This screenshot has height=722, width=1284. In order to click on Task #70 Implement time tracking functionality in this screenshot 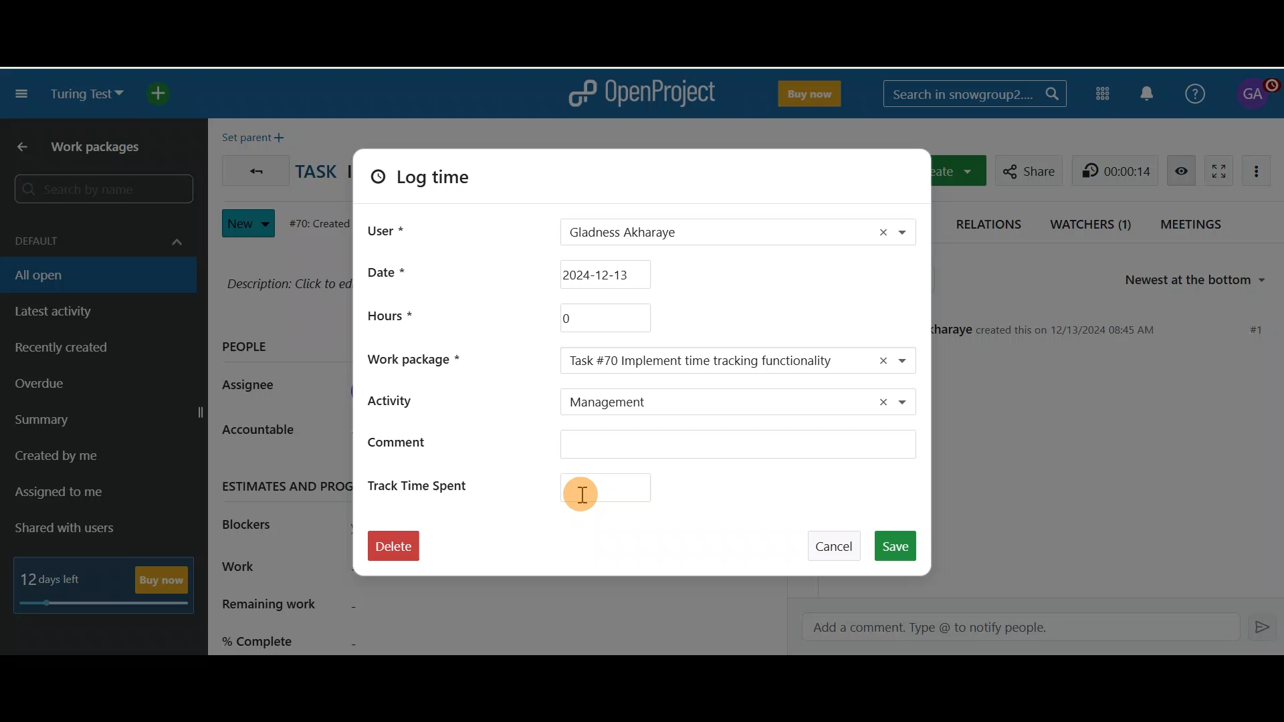, I will do `click(708, 360)`.